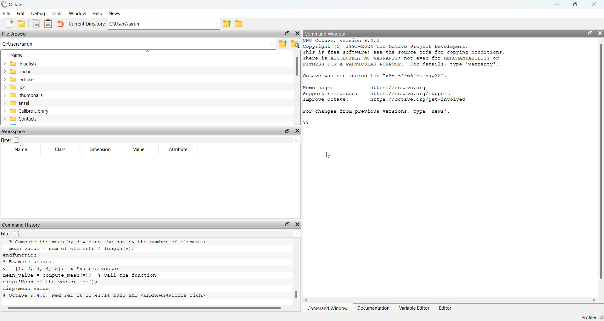  I want to click on Documentation, so click(374, 308).